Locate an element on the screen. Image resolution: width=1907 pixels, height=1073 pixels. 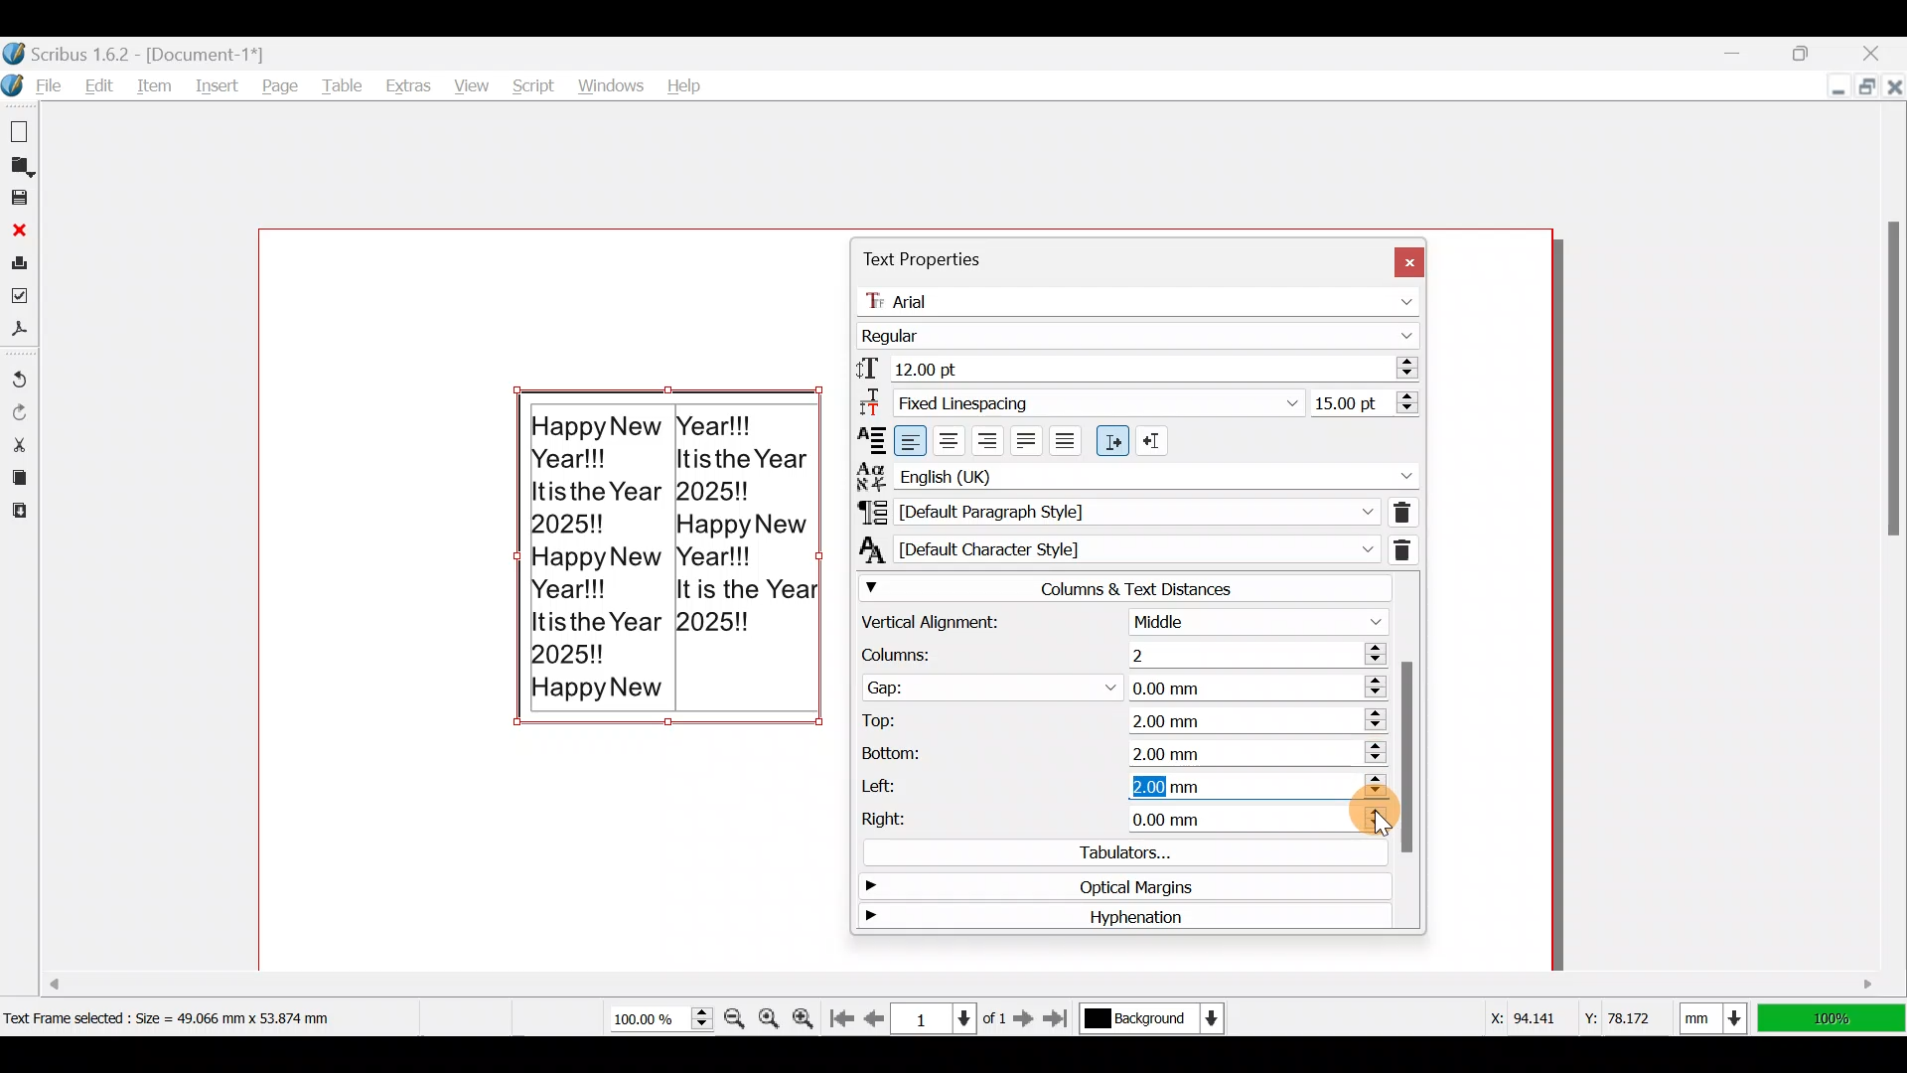
Align text right is located at coordinates (991, 437).